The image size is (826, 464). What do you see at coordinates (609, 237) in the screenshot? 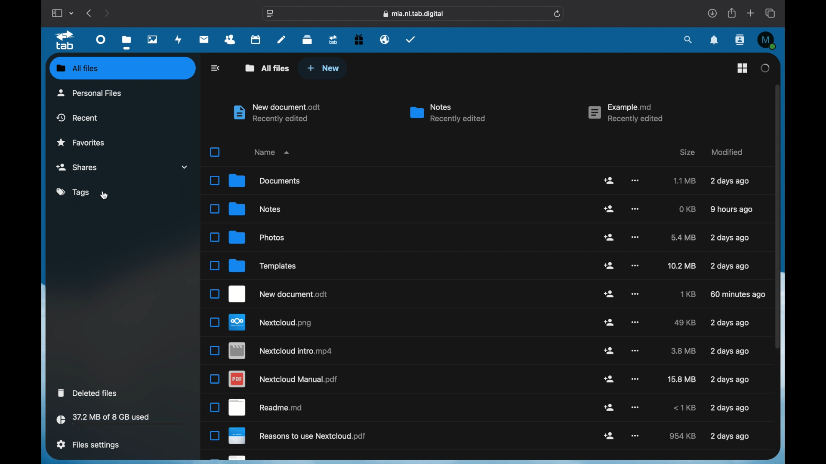
I see `share` at bounding box center [609, 237].